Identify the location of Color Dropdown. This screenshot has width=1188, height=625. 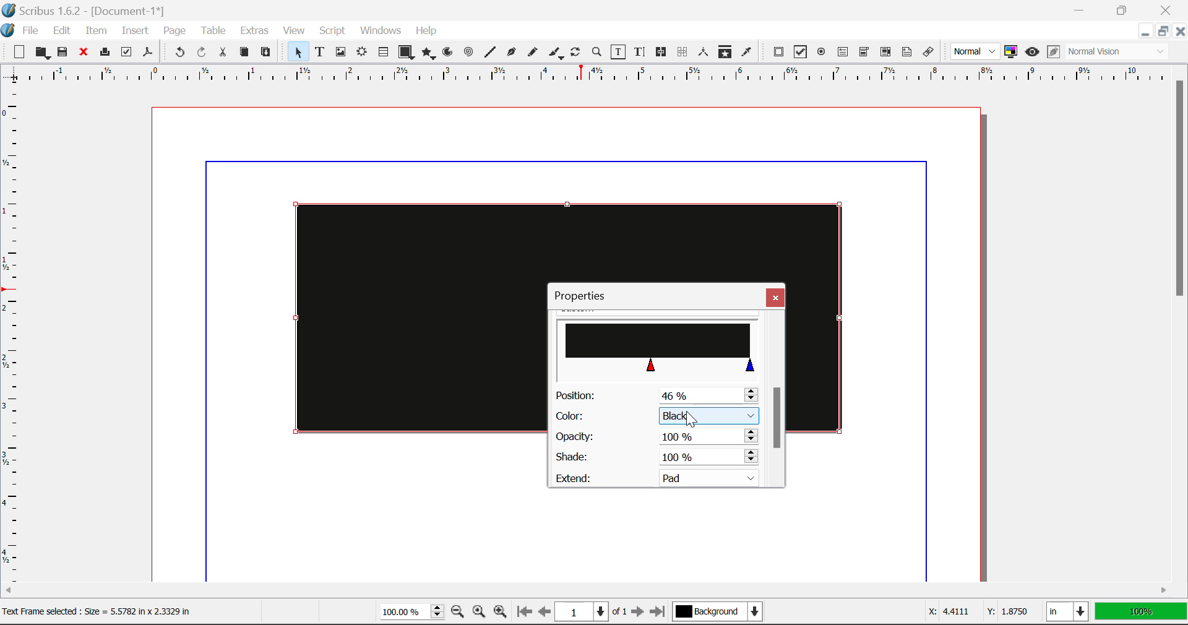
(656, 416).